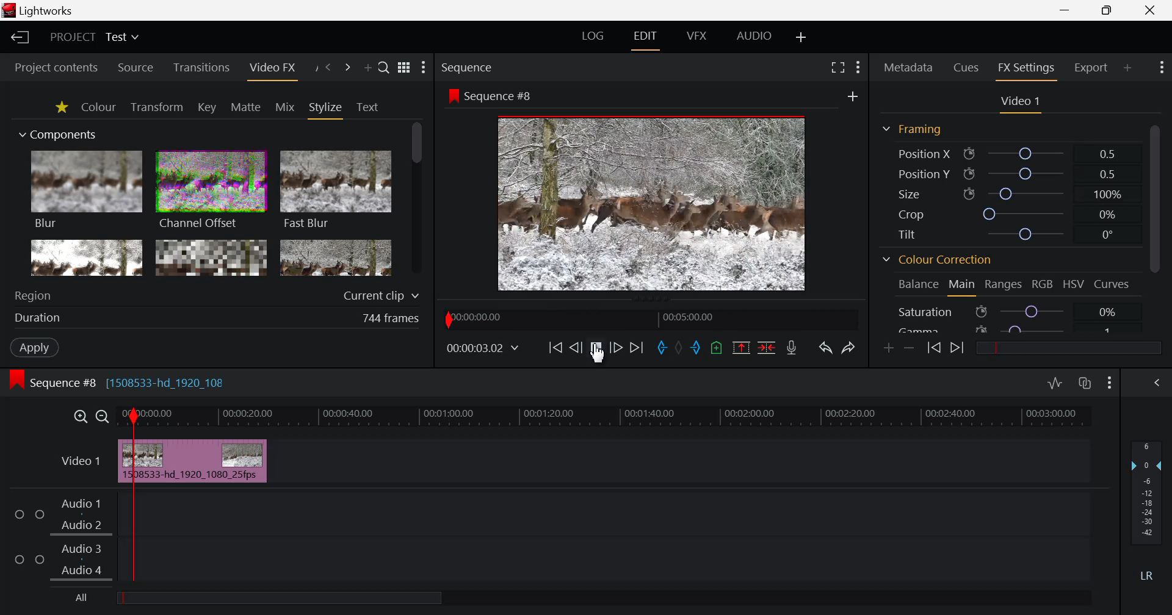 Image resolution: width=1172 pixels, height=615 pixels. I want to click on Gamma, so click(1015, 328).